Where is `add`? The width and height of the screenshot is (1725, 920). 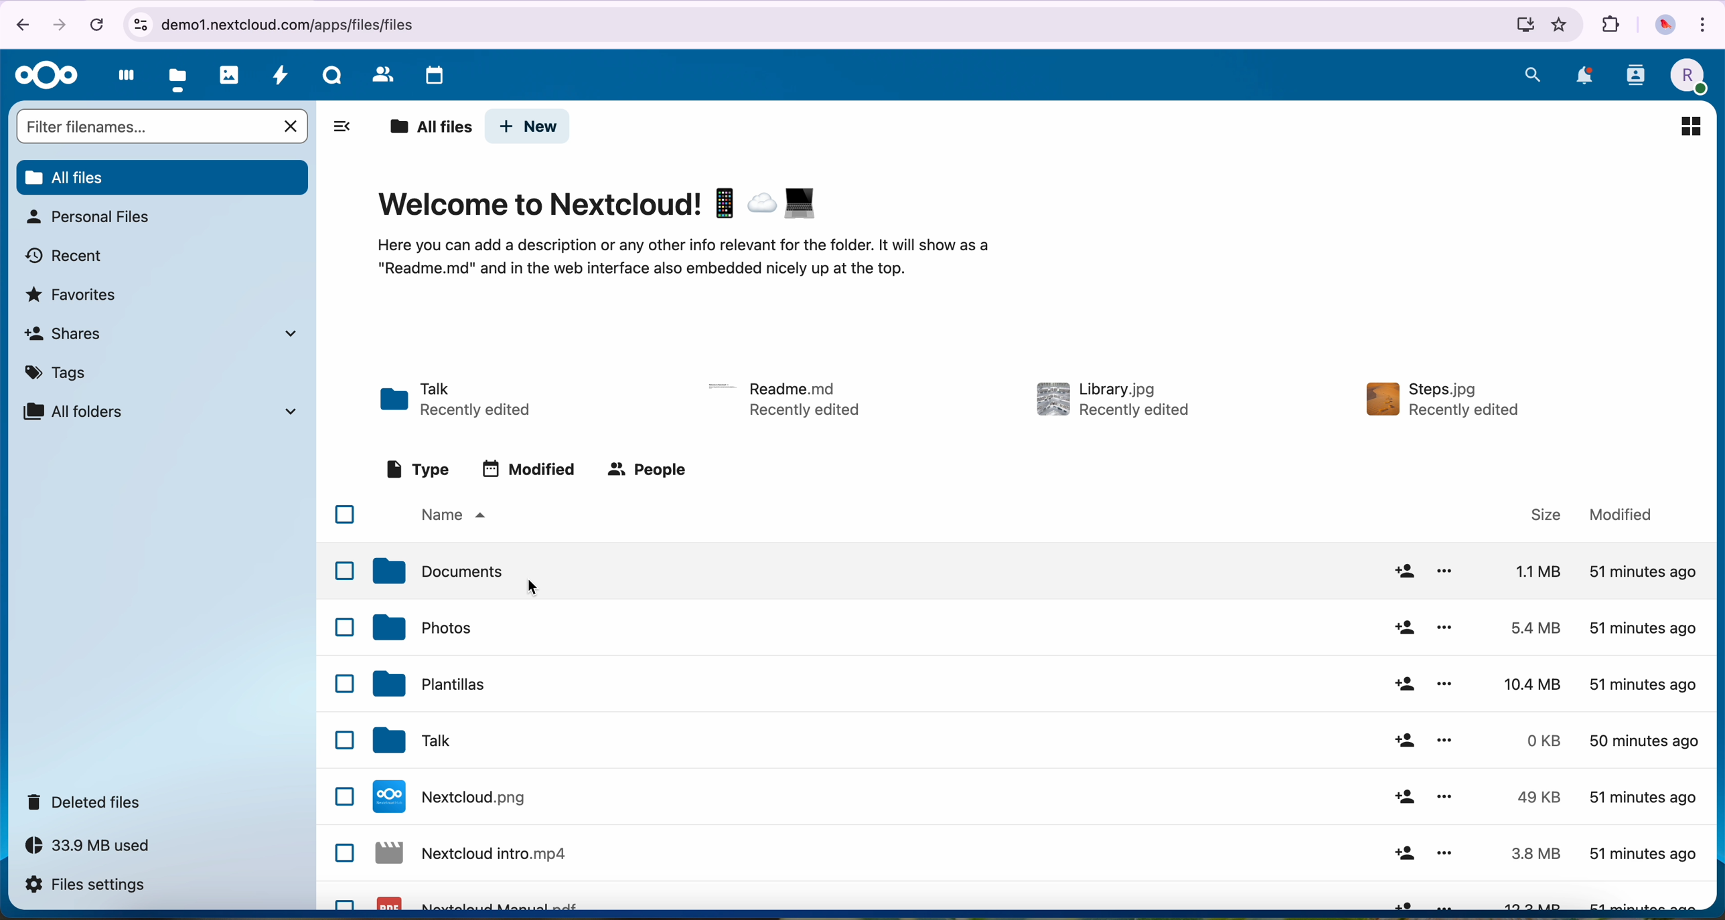
add is located at coordinates (1406, 796).